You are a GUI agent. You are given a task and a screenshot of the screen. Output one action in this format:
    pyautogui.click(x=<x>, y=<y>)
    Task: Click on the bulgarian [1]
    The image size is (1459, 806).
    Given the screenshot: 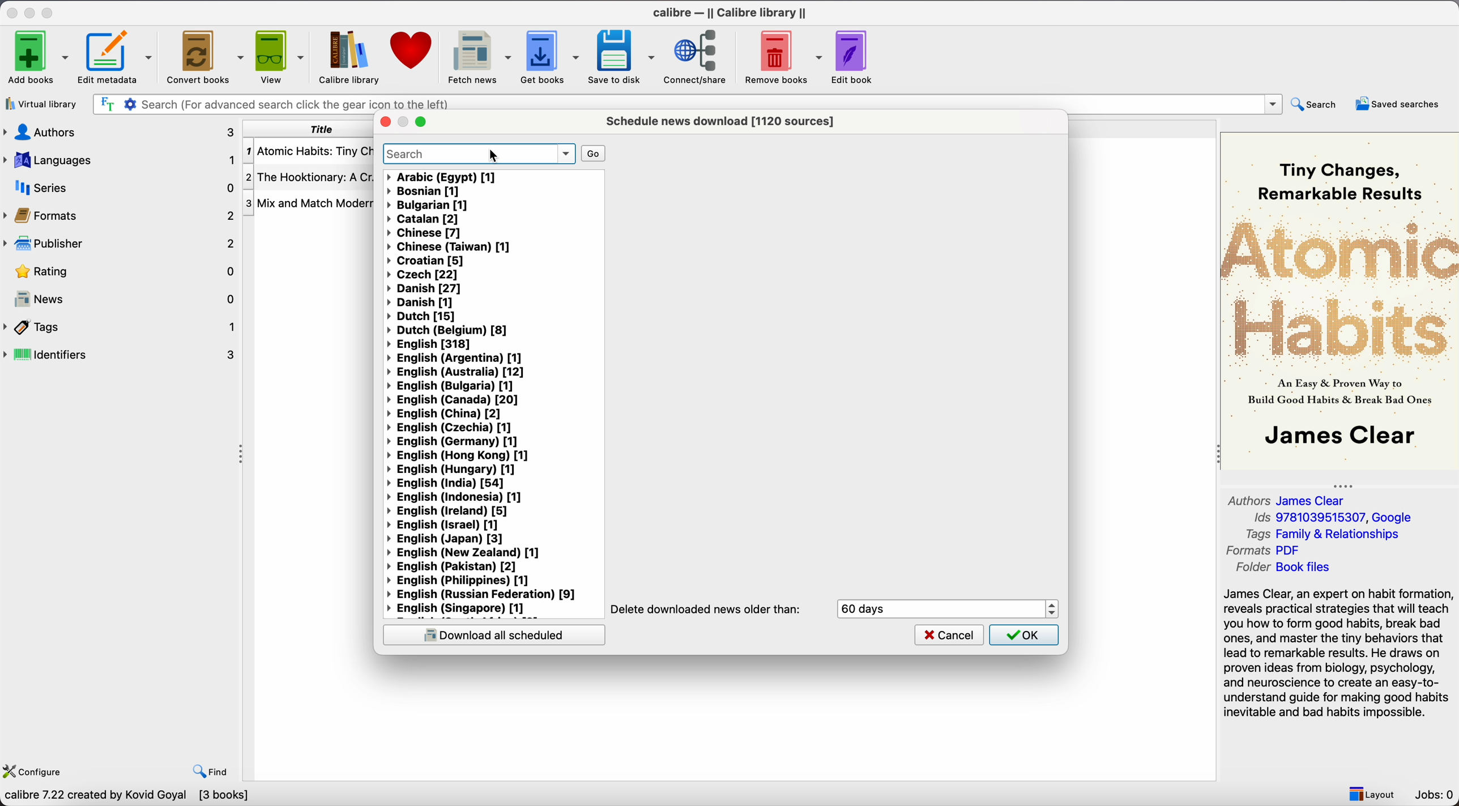 What is the action you would take?
    pyautogui.click(x=429, y=206)
    